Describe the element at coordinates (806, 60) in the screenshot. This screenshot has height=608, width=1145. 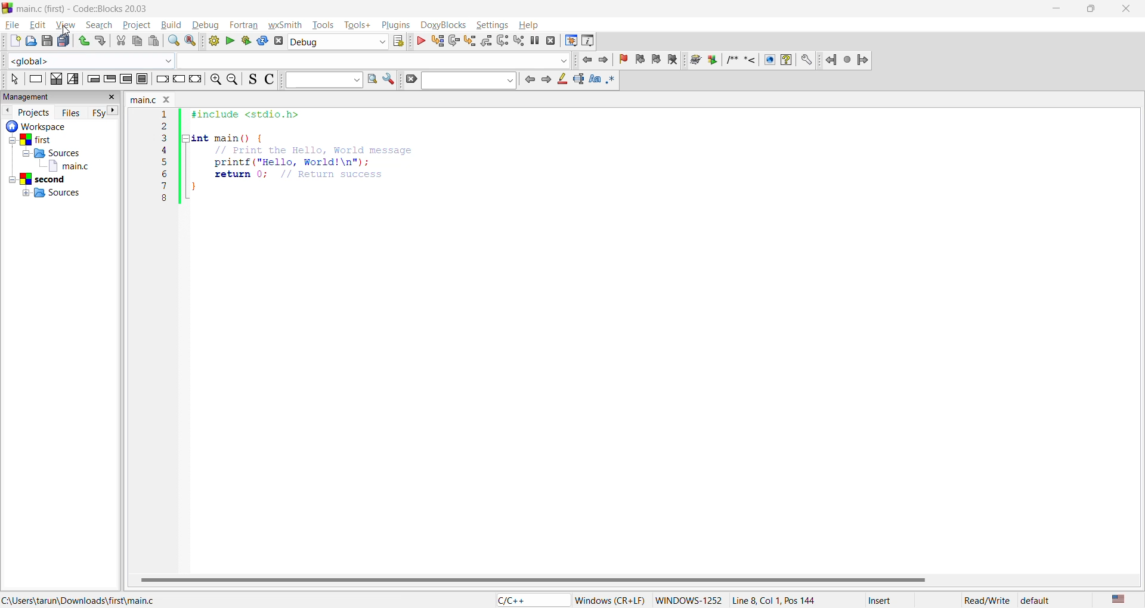
I see `settings` at that location.